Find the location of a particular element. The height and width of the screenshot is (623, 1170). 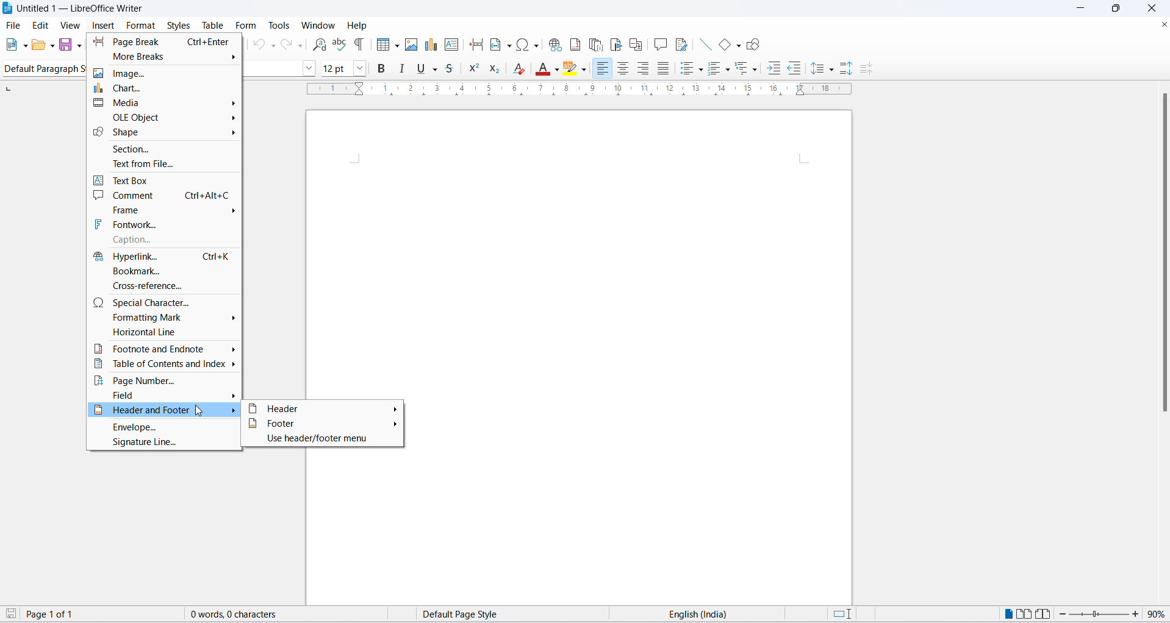

view is located at coordinates (70, 24).